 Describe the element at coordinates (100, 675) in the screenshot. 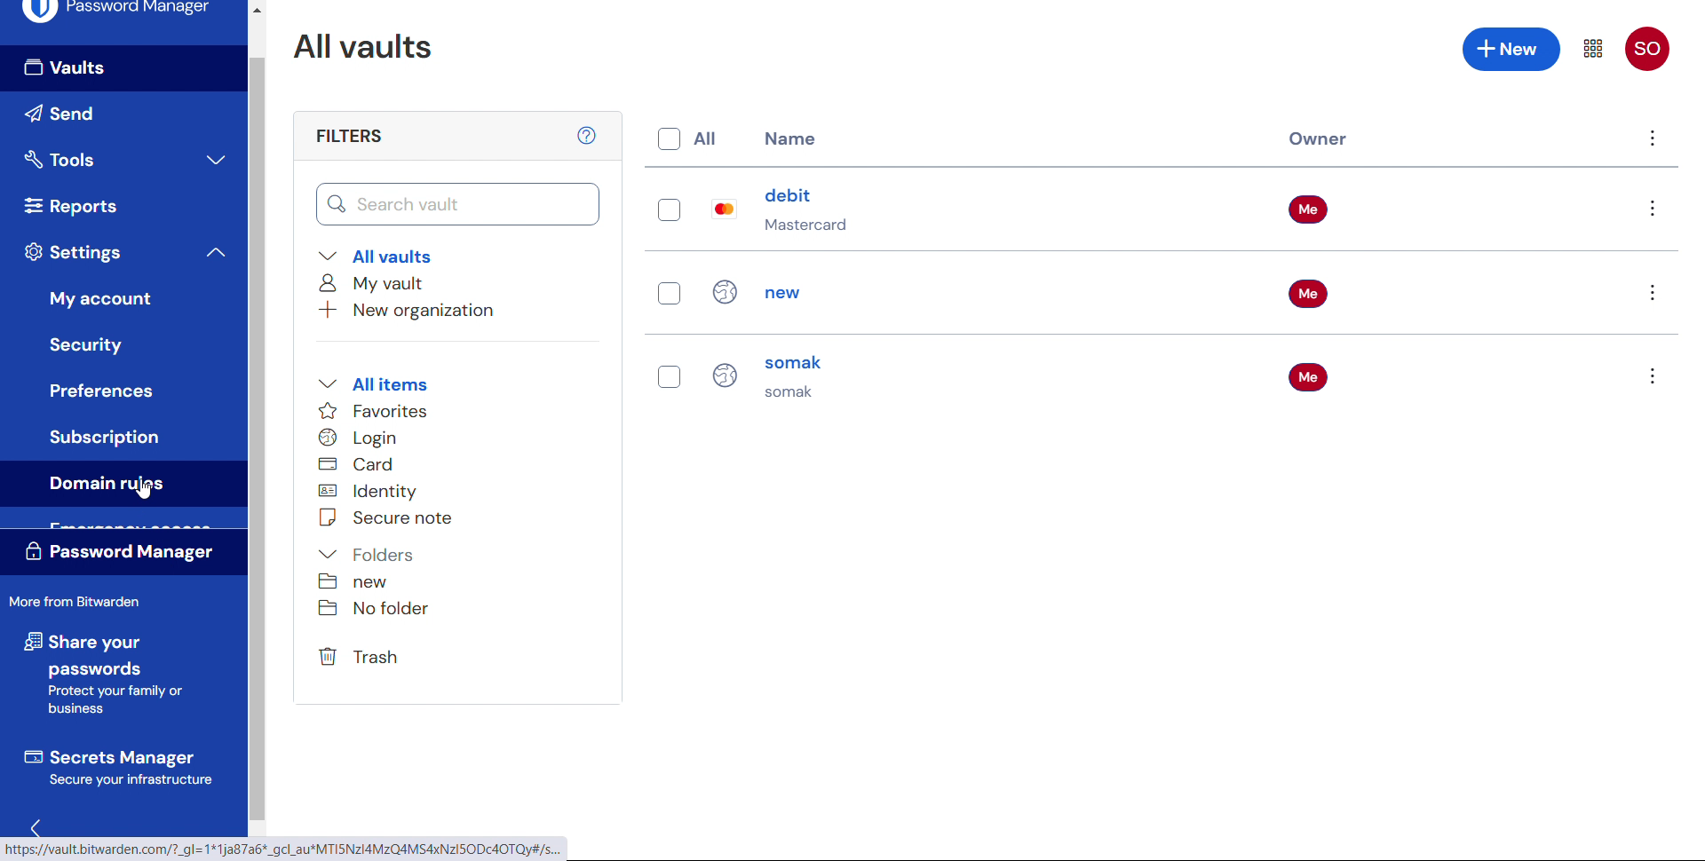

I see `share your passwords Protect your family or business` at that location.